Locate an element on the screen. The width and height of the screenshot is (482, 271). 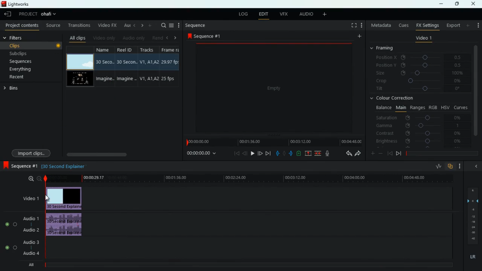
subclips is located at coordinates (20, 53).